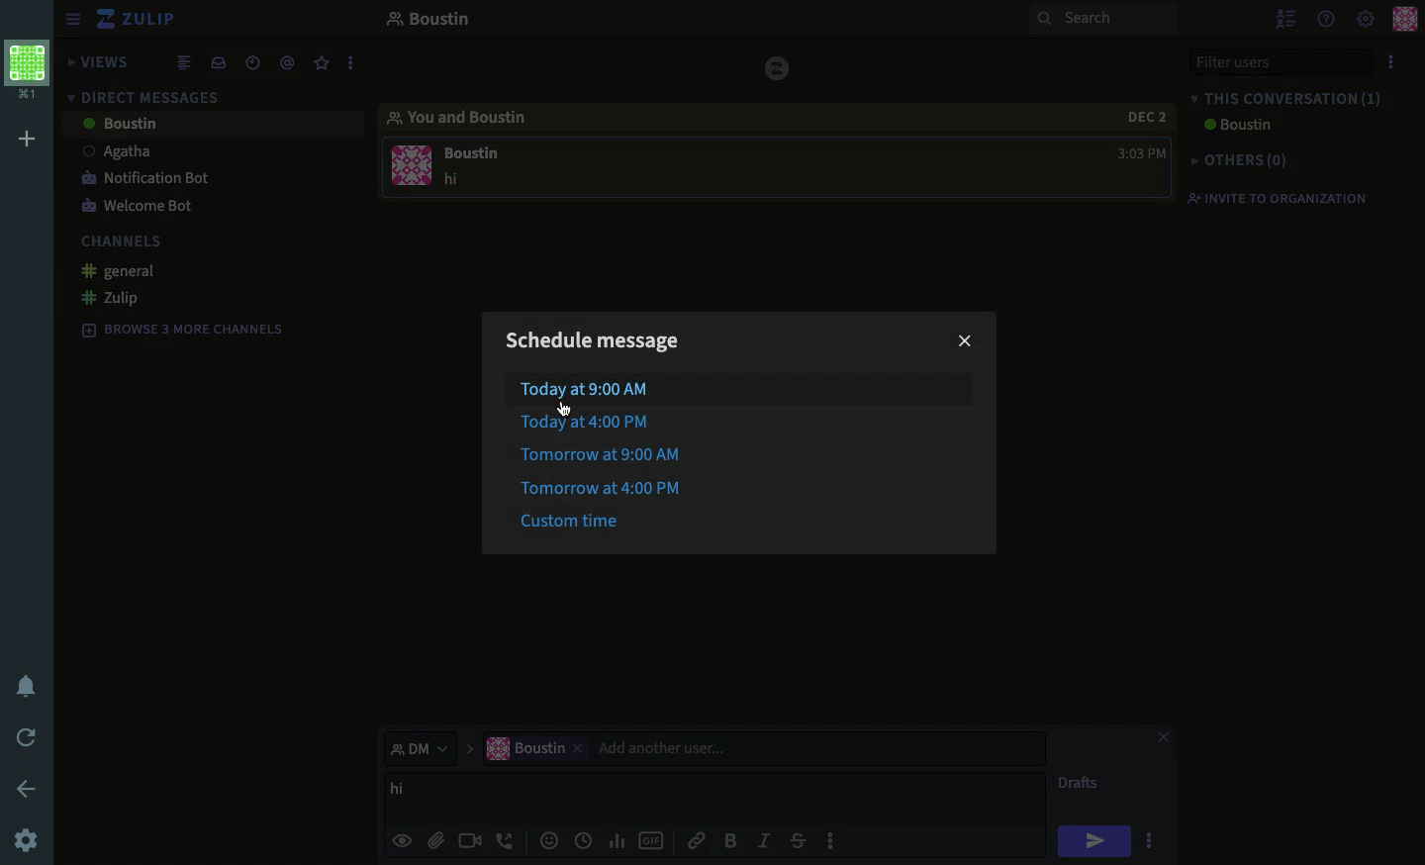  What do you see at coordinates (1096, 842) in the screenshot?
I see `hi` at bounding box center [1096, 842].